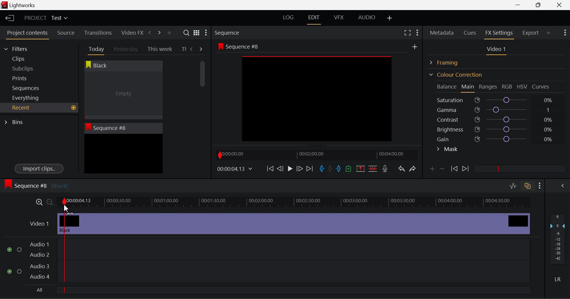 The height and width of the screenshot is (299, 570). Describe the element at coordinates (322, 169) in the screenshot. I see `Mark In` at that location.